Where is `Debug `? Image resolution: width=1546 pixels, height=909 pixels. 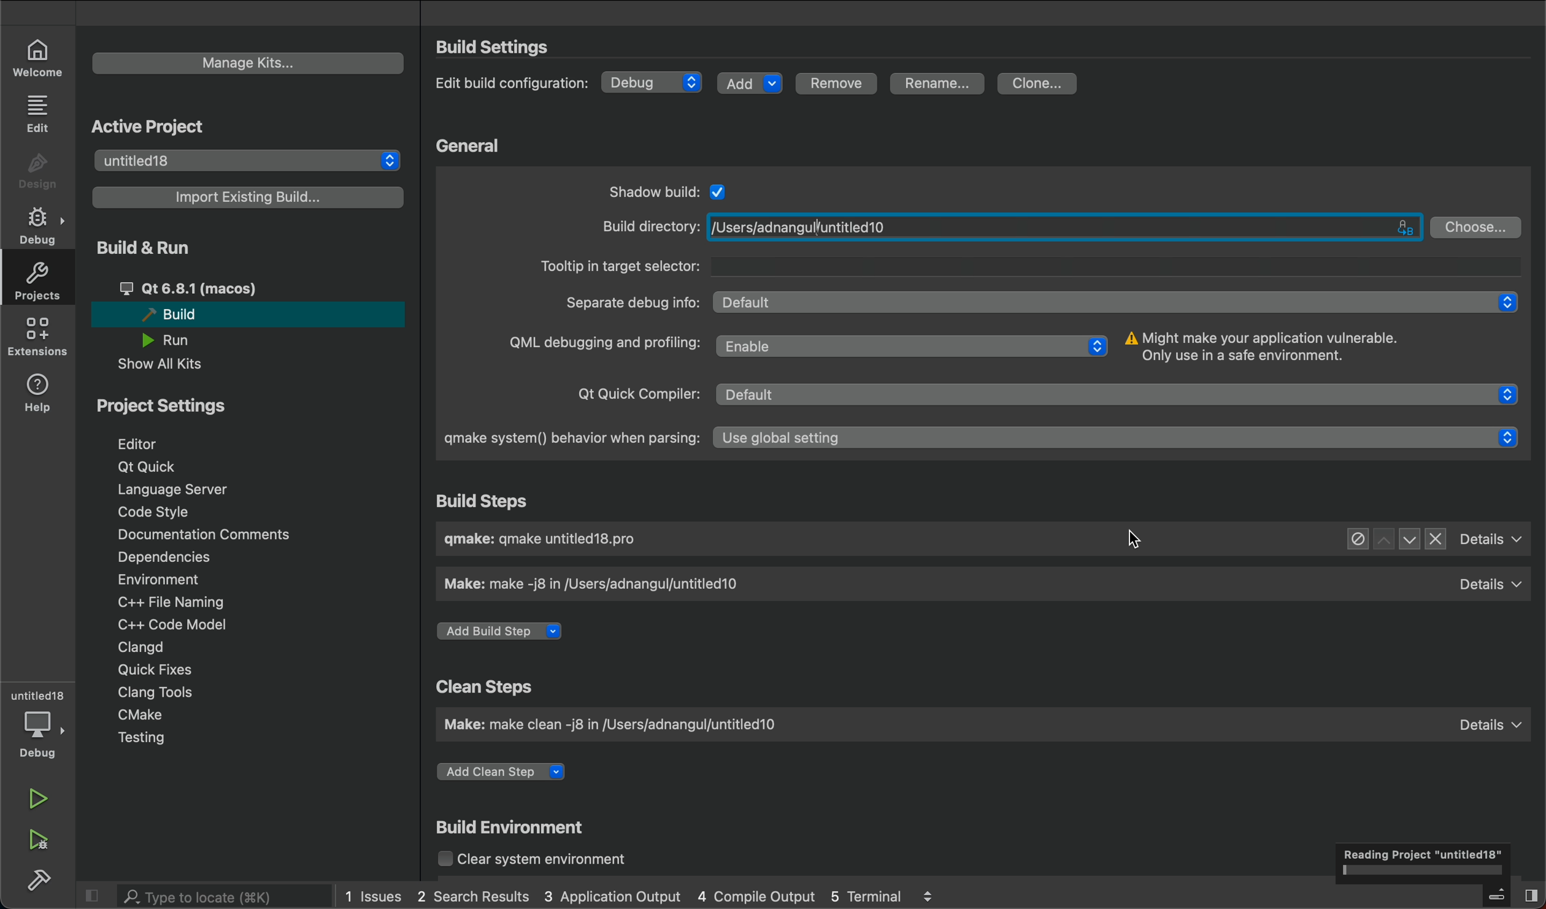 Debug  is located at coordinates (654, 82).